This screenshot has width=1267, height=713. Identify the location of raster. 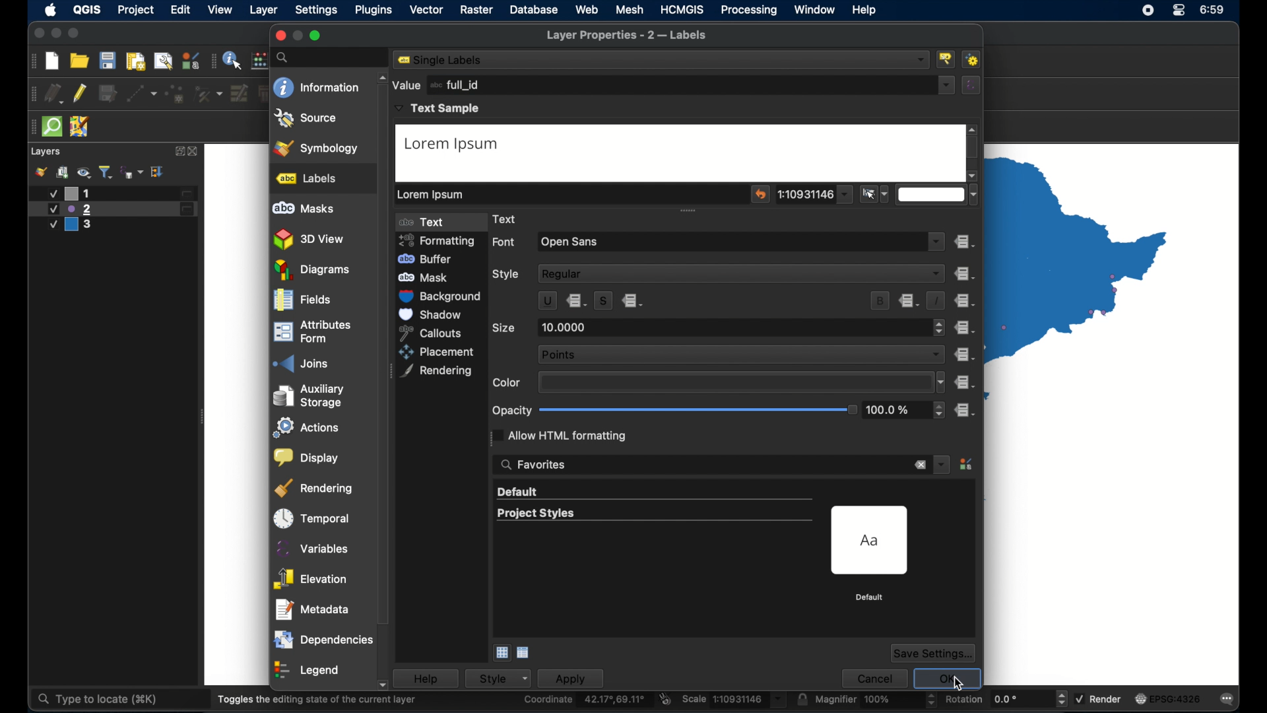
(476, 10).